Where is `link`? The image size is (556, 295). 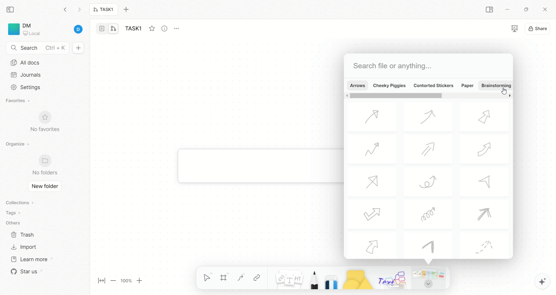
link is located at coordinates (257, 278).